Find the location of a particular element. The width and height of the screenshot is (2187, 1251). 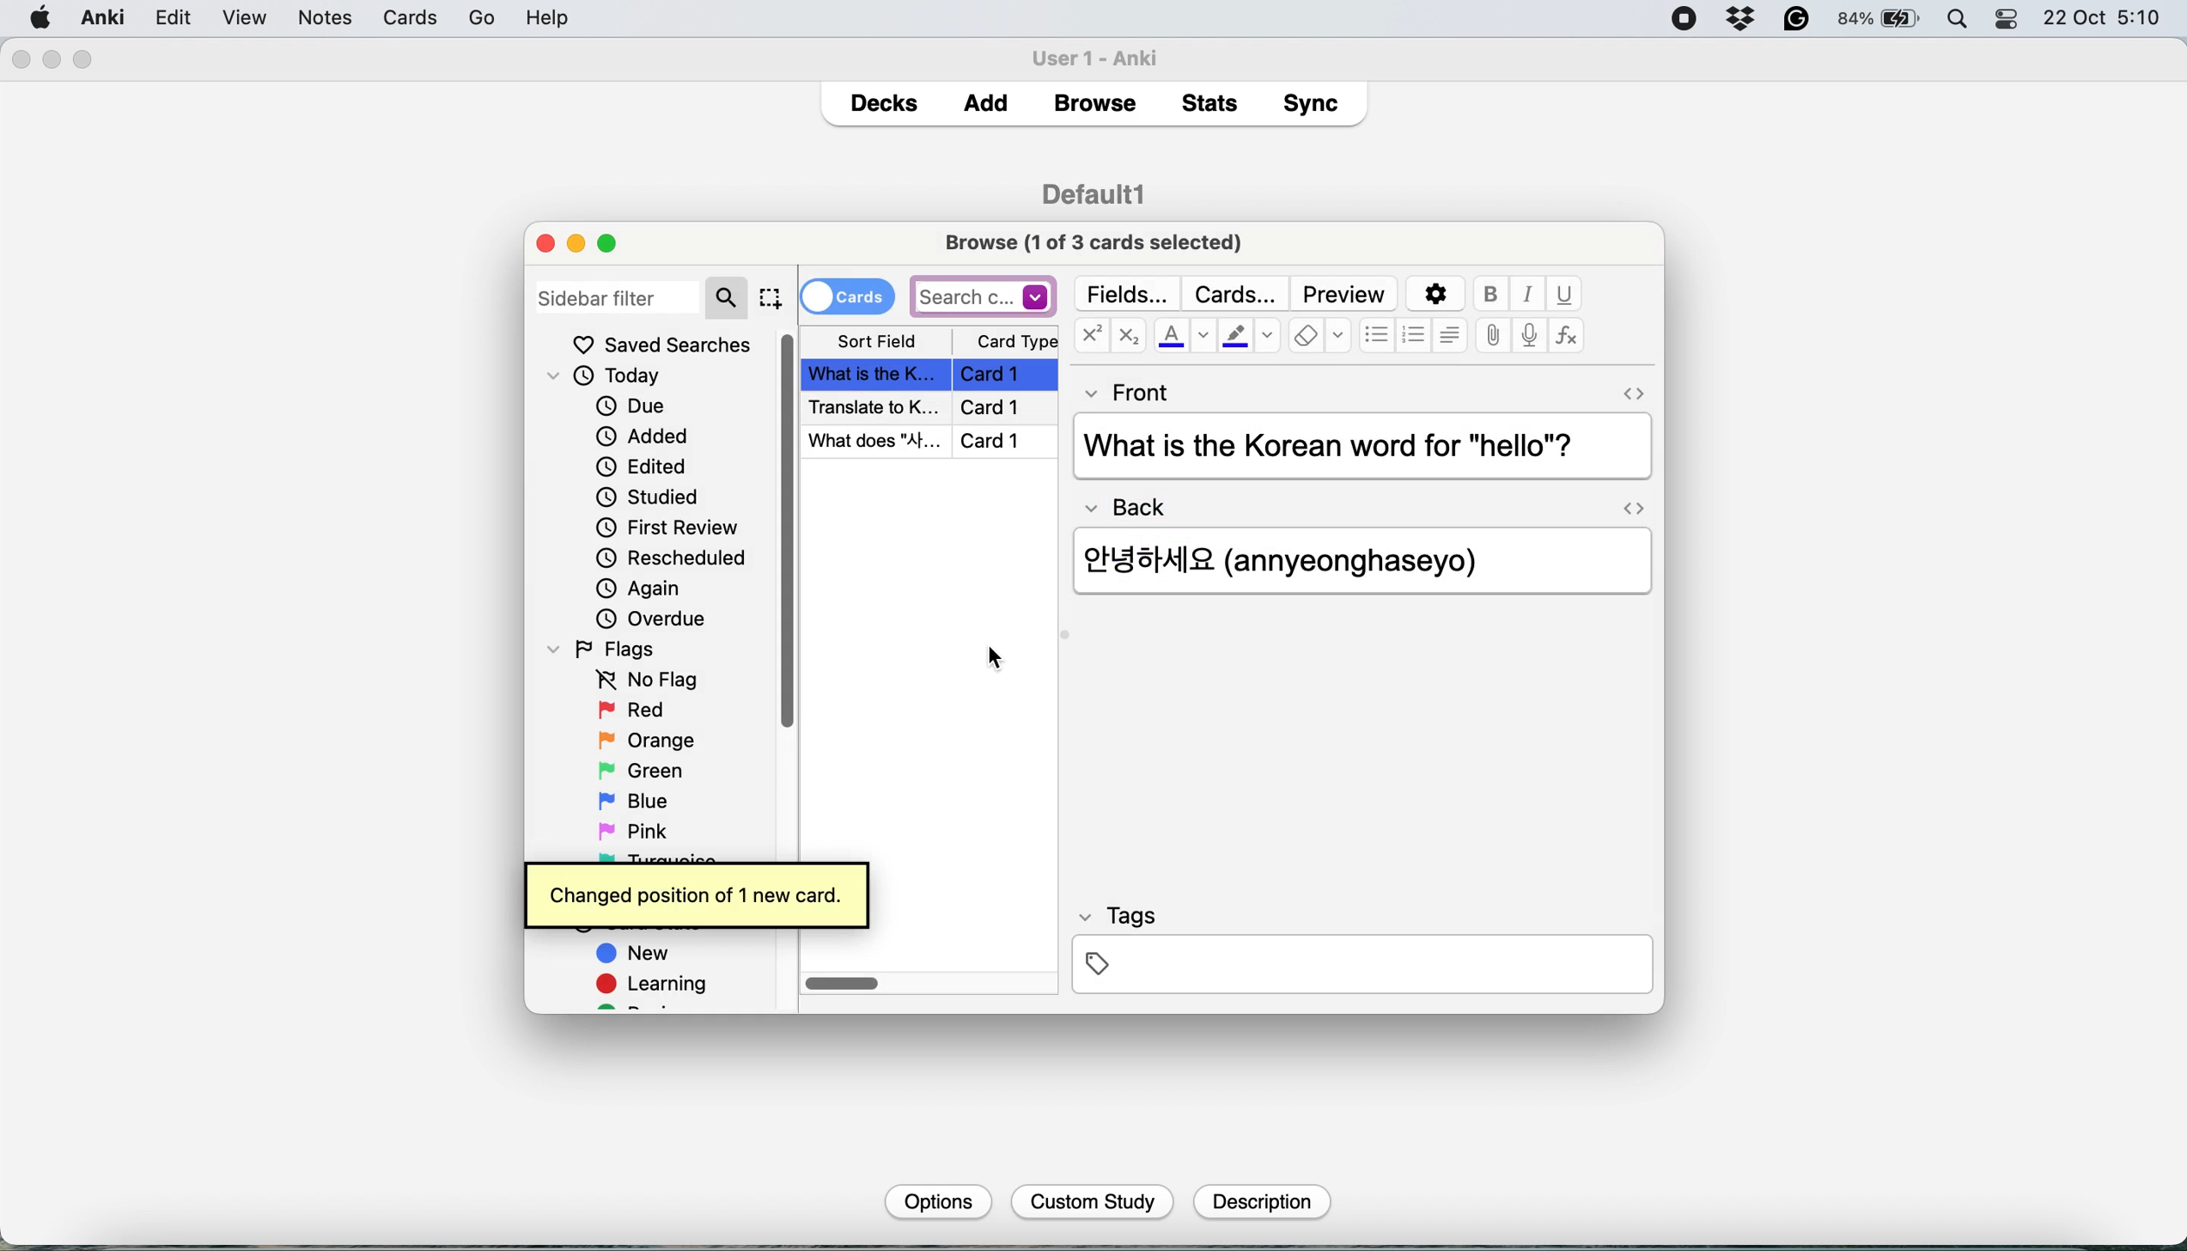

orange is located at coordinates (646, 740).